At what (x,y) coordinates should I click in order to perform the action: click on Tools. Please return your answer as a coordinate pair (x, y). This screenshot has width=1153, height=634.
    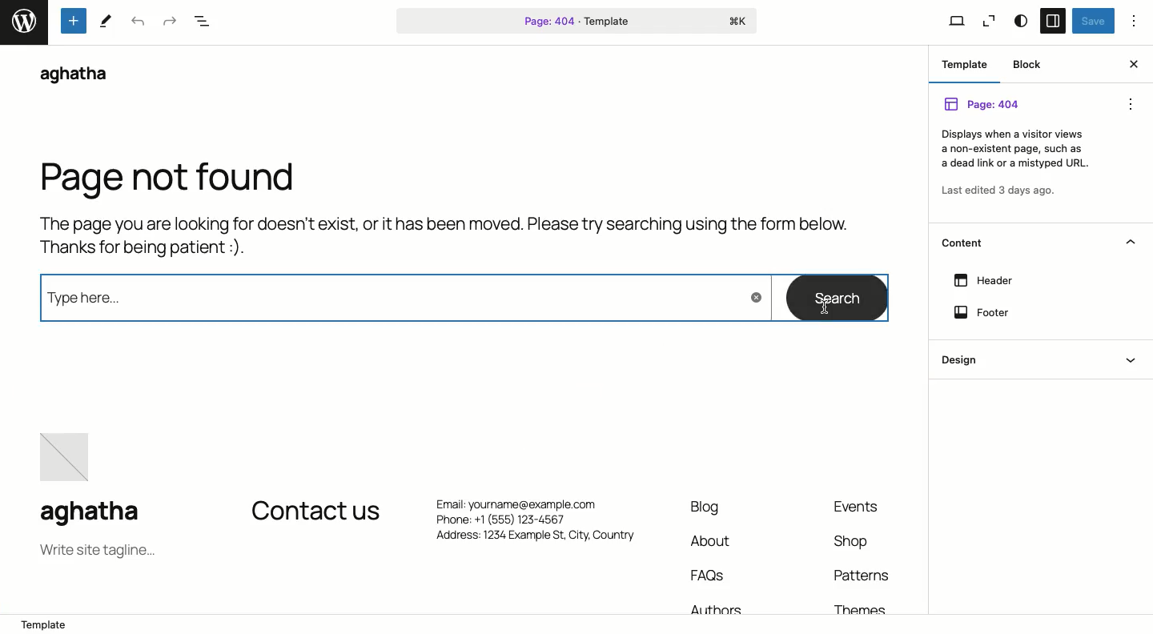
    Looking at the image, I should click on (74, 20).